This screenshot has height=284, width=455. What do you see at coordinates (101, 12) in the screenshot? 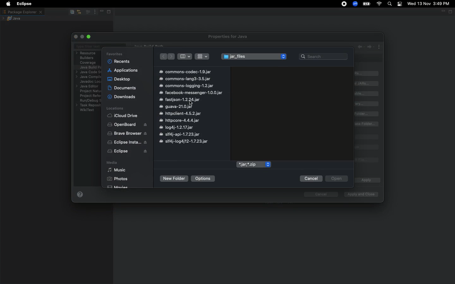
I see `Minimize` at bounding box center [101, 12].